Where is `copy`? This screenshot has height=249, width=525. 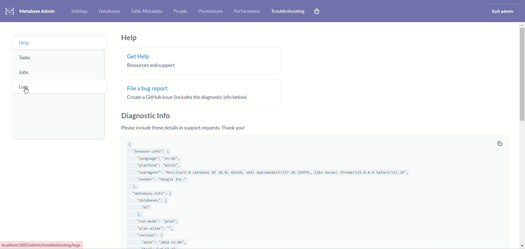
copy is located at coordinates (500, 144).